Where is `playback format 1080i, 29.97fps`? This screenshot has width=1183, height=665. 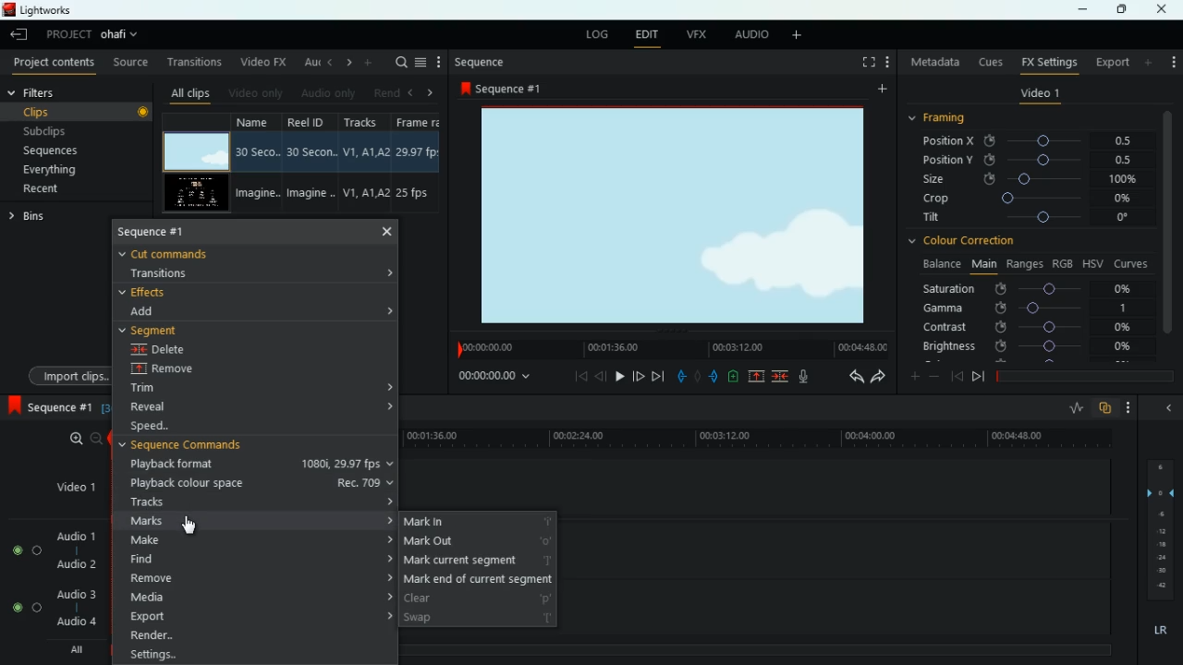
playback format 1080i, 29.97fps is located at coordinates (260, 464).